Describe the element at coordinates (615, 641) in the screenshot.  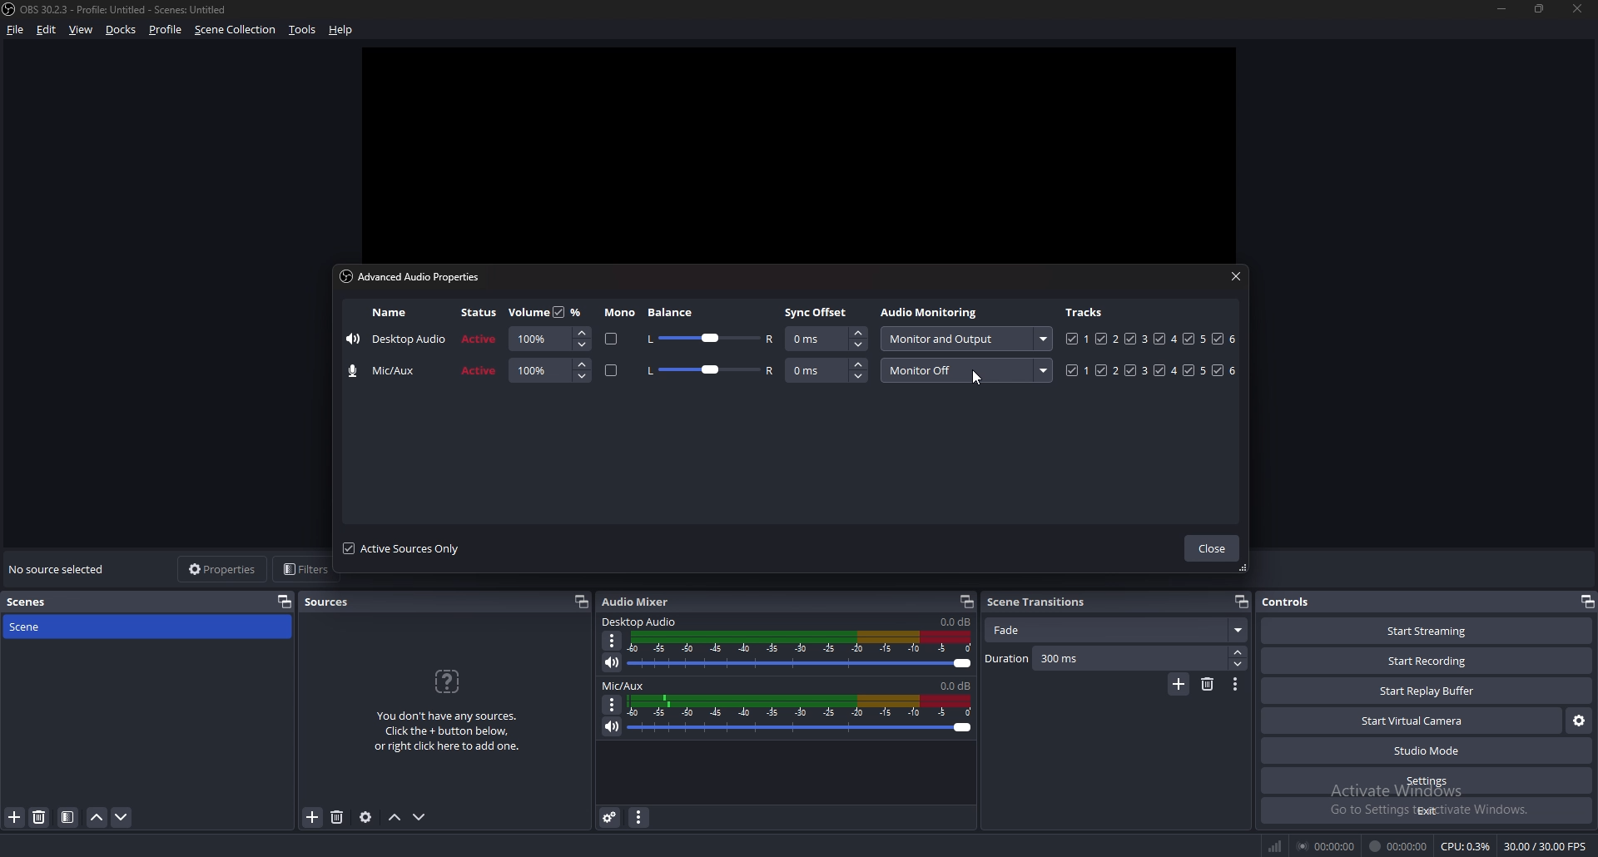
I see `options` at that location.